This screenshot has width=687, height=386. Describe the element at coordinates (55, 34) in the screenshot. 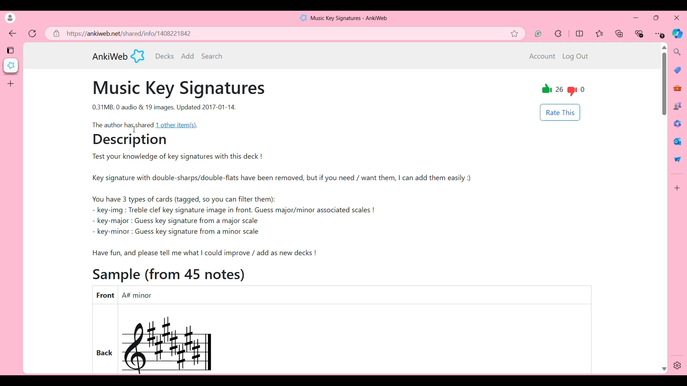

I see `Click to view site information` at that location.